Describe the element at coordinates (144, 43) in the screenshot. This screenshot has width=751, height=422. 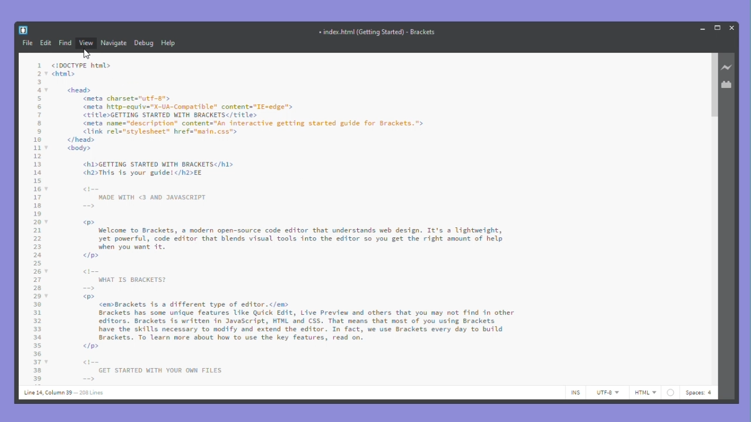
I see `Debug` at that location.